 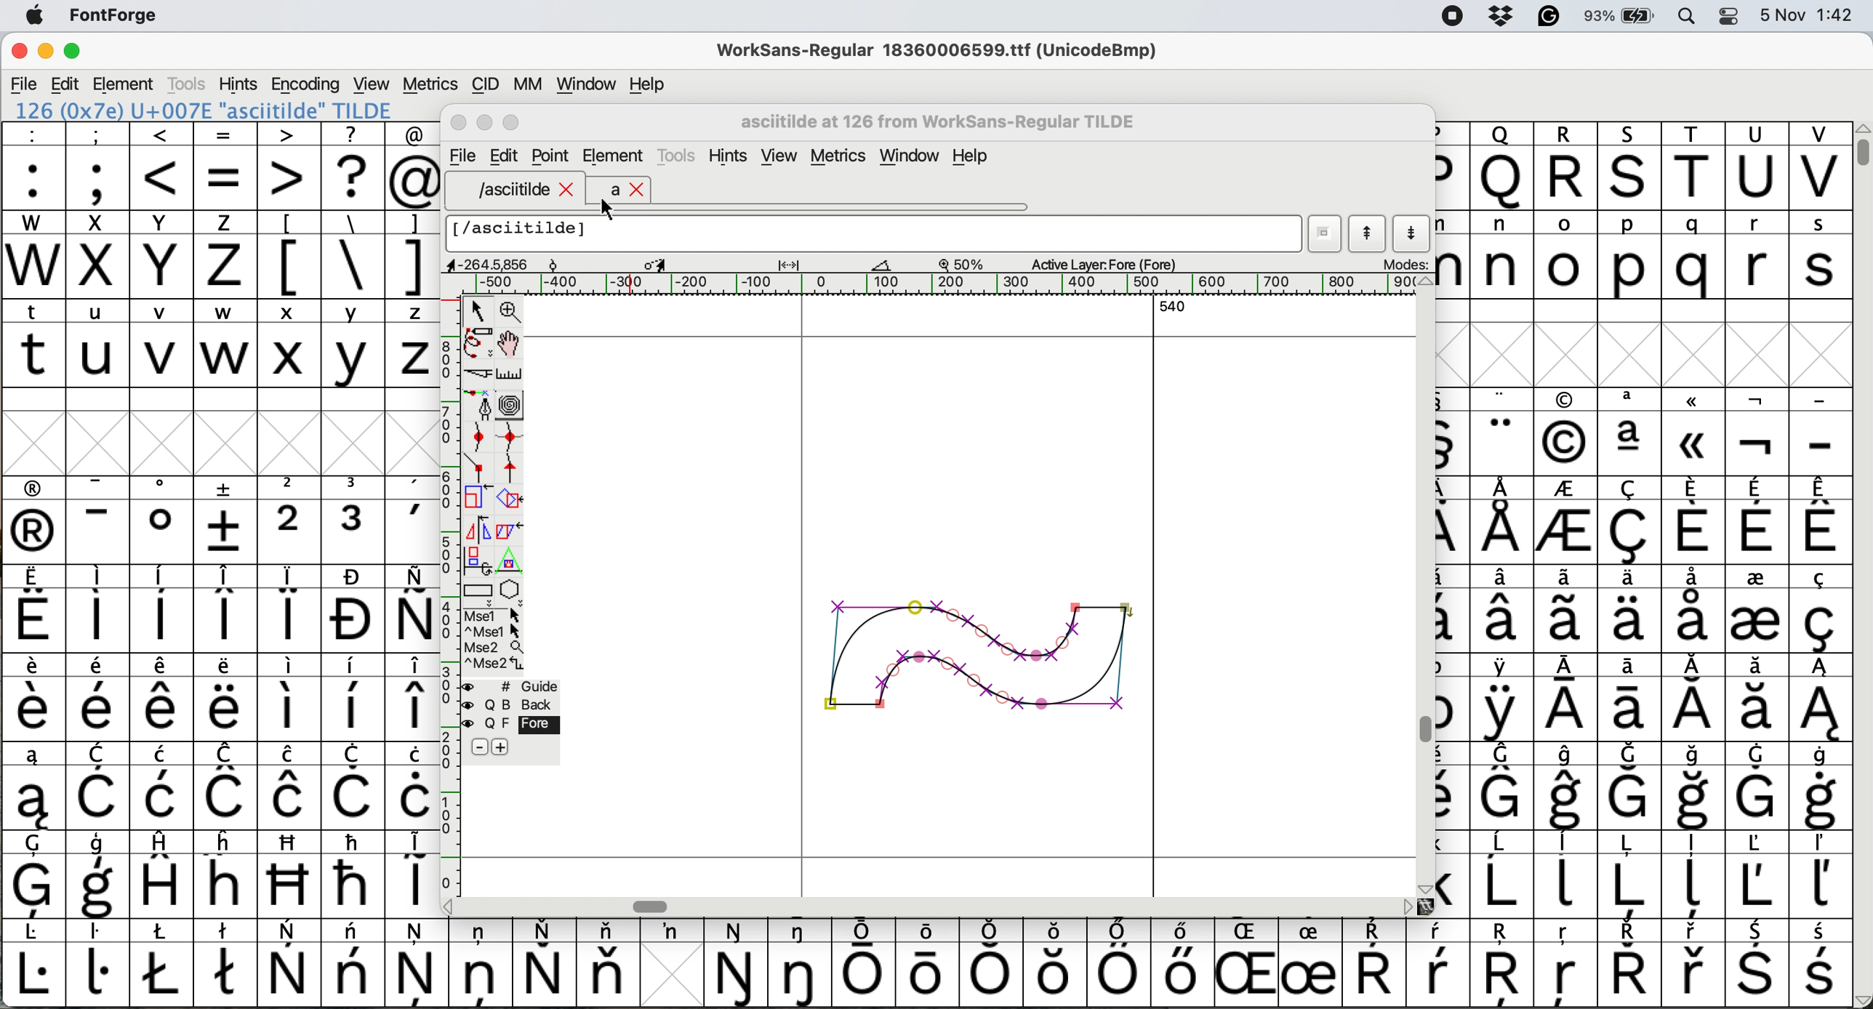 I want to click on symbol, so click(x=608, y=962).